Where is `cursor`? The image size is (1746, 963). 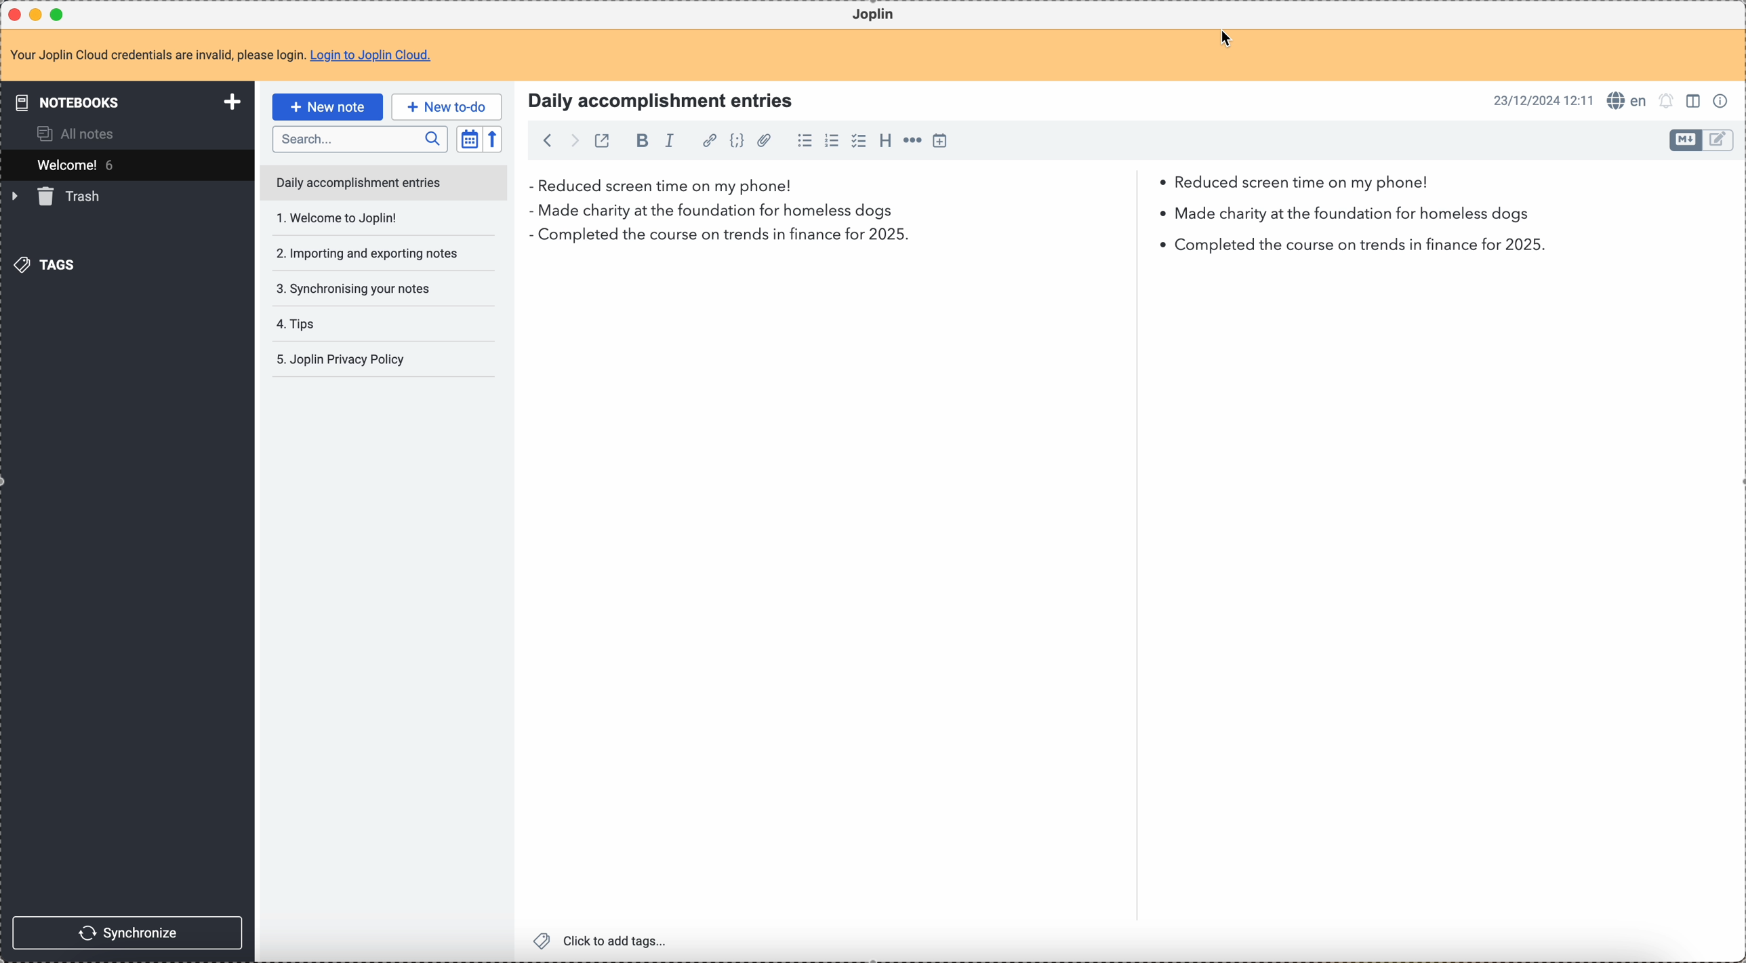
cursor is located at coordinates (1230, 39).